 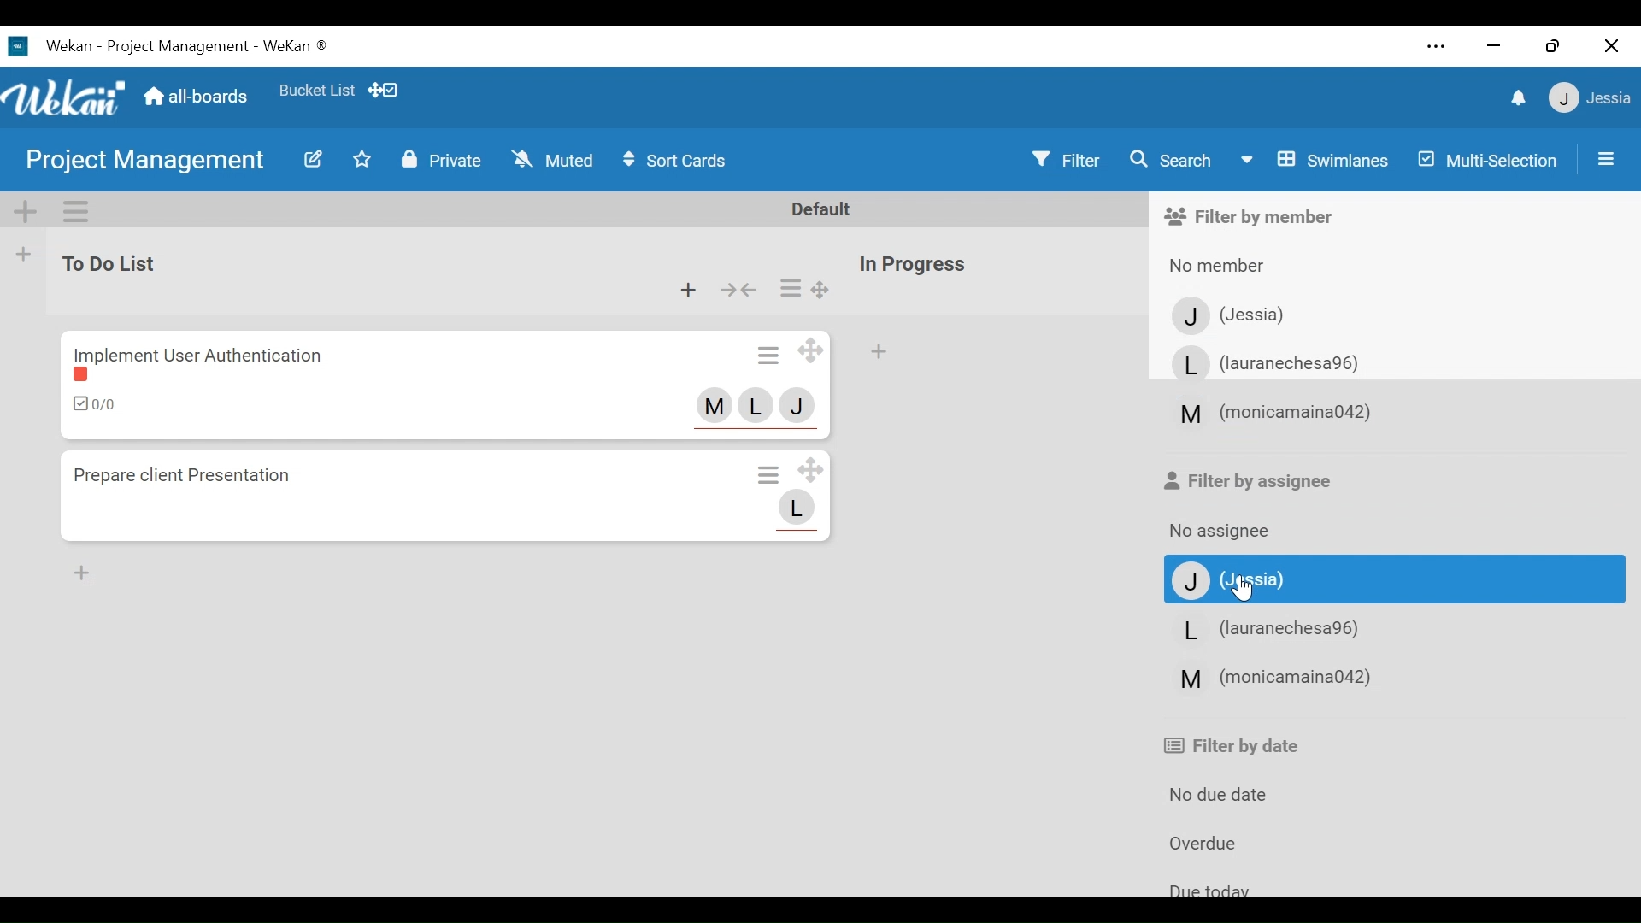 What do you see at coordinates (198, 97) in the screenshot?
I see `Home (all-boards)` at bounding box center [198, 97].